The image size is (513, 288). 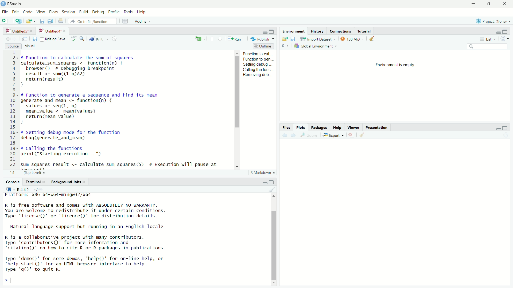 What do you see at coordinates (128, 11) in the screenshot?
I see `tools` at bounding box center [128, 11].